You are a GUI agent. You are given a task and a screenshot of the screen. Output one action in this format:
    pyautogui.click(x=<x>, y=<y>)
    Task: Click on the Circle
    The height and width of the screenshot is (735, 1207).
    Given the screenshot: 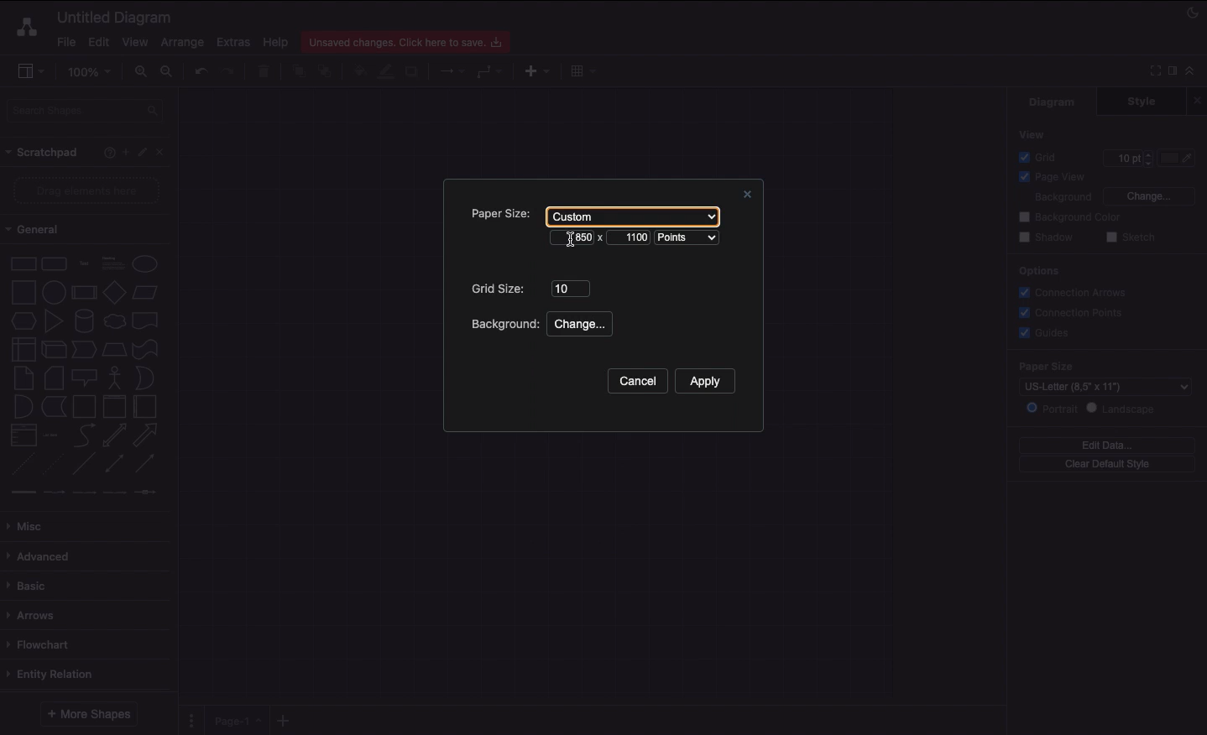 What is the action you would take?
    pyautogui.click(x=145, y=263)
    